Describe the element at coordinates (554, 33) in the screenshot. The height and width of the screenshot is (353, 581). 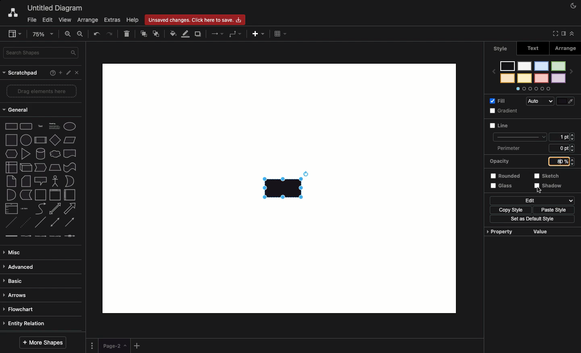
I see `Full screen` at that location.